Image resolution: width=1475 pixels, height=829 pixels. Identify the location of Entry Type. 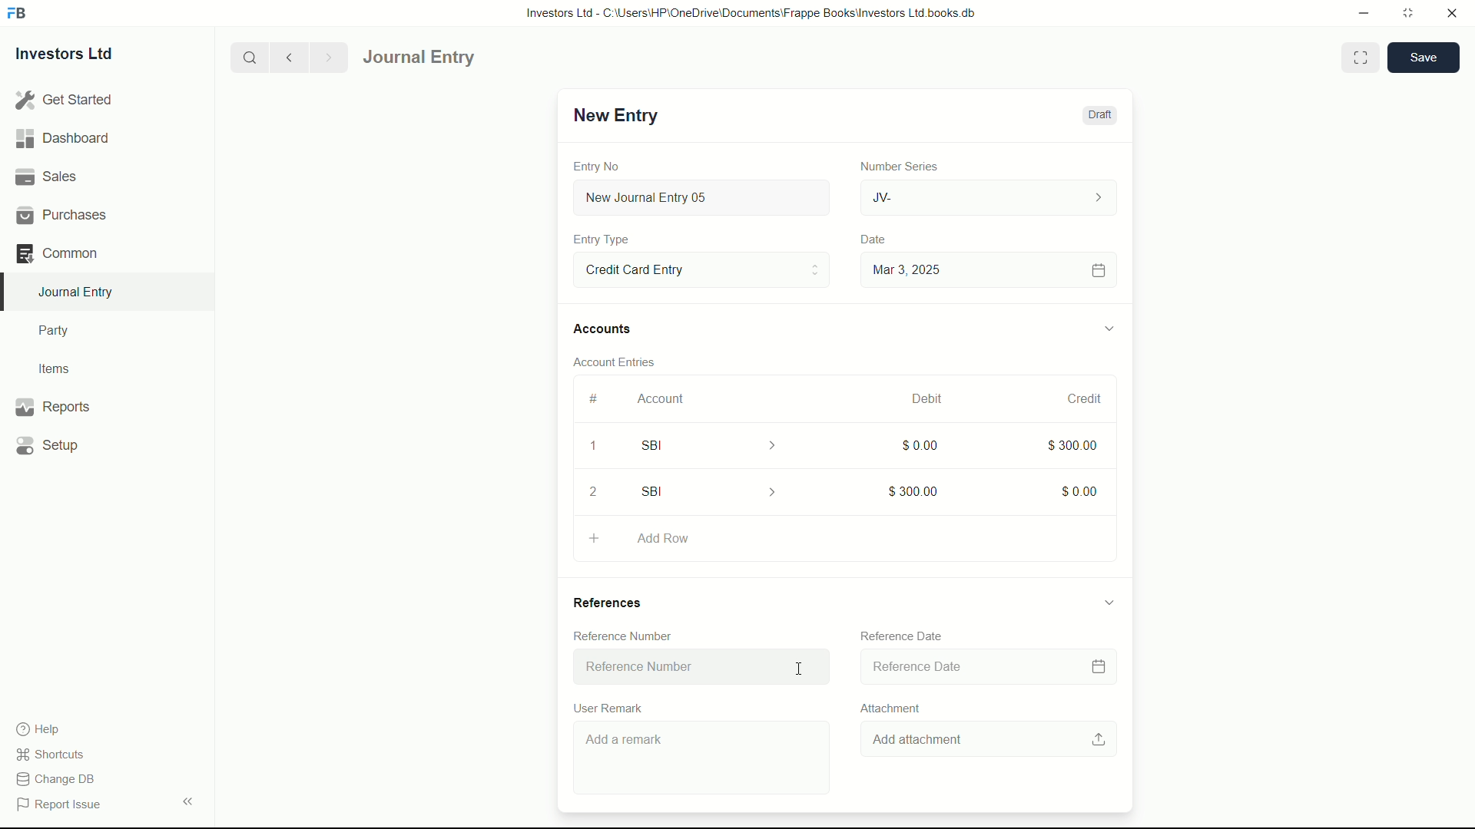
(700, 269).